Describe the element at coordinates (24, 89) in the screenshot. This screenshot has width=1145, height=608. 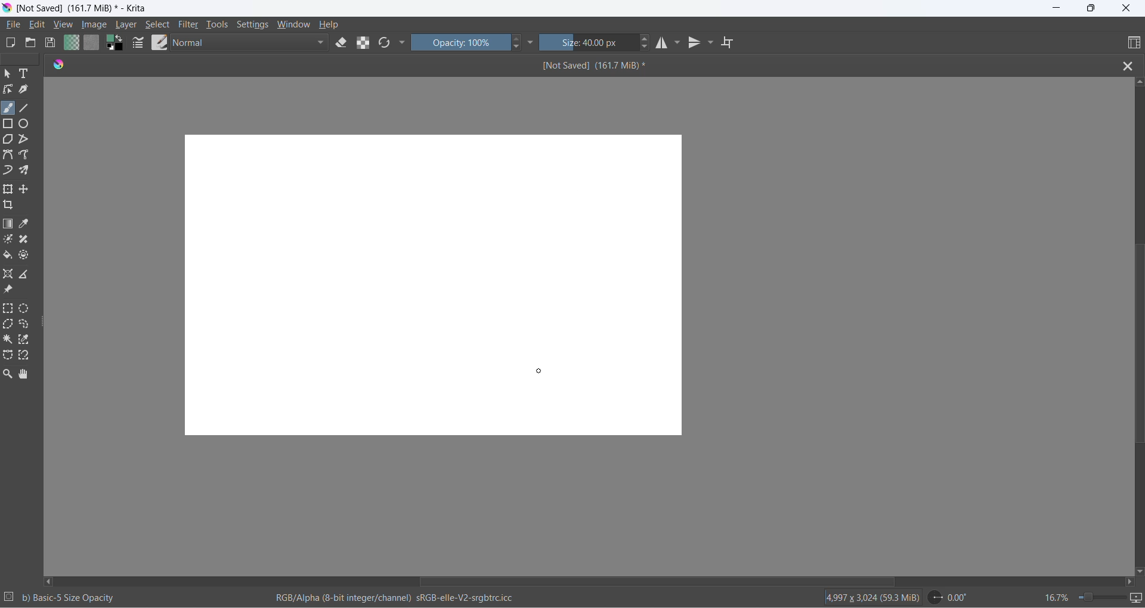
I see `calligraphy` at that location.